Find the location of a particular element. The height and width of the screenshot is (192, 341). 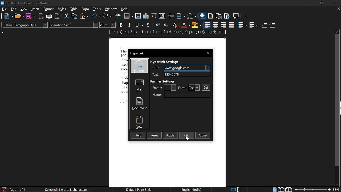

help is located at coordinates (124, 10).